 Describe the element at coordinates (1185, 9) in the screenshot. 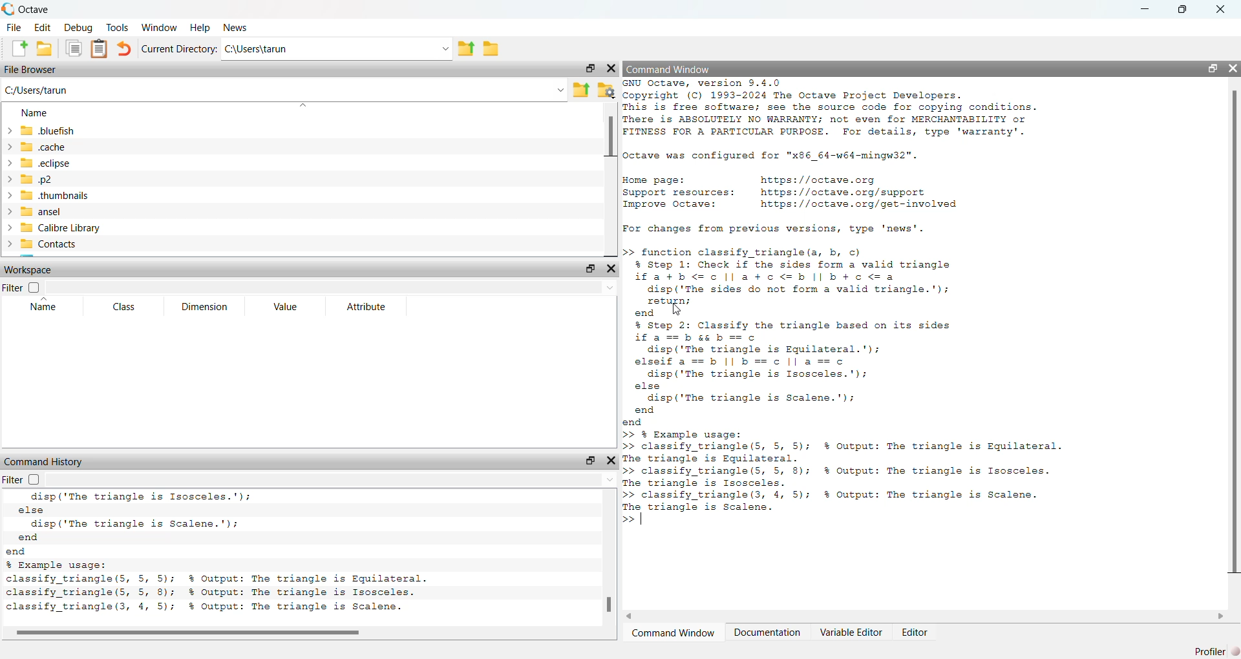

I see `maximize` at that location.